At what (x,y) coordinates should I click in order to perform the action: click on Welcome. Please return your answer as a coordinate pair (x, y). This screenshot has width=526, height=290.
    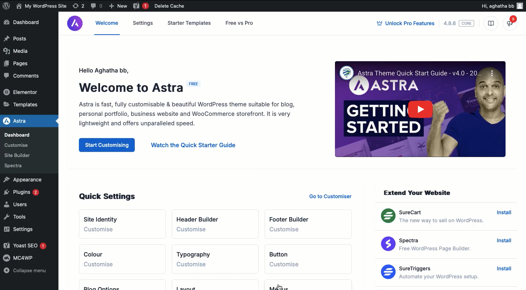
    Looking at the image, I should click on (107, 27).